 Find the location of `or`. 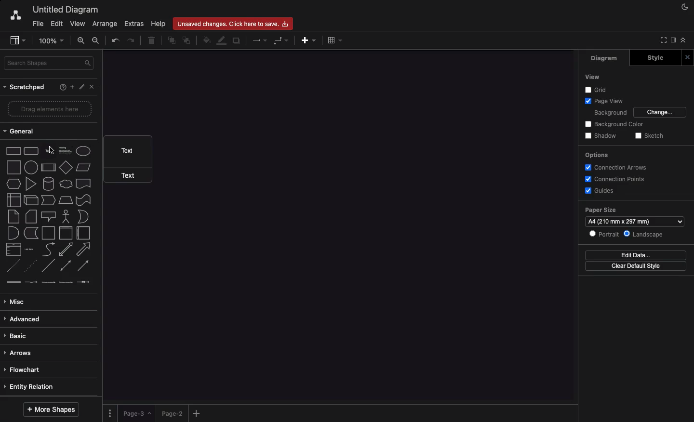

or is located at coordinates (83, 216).